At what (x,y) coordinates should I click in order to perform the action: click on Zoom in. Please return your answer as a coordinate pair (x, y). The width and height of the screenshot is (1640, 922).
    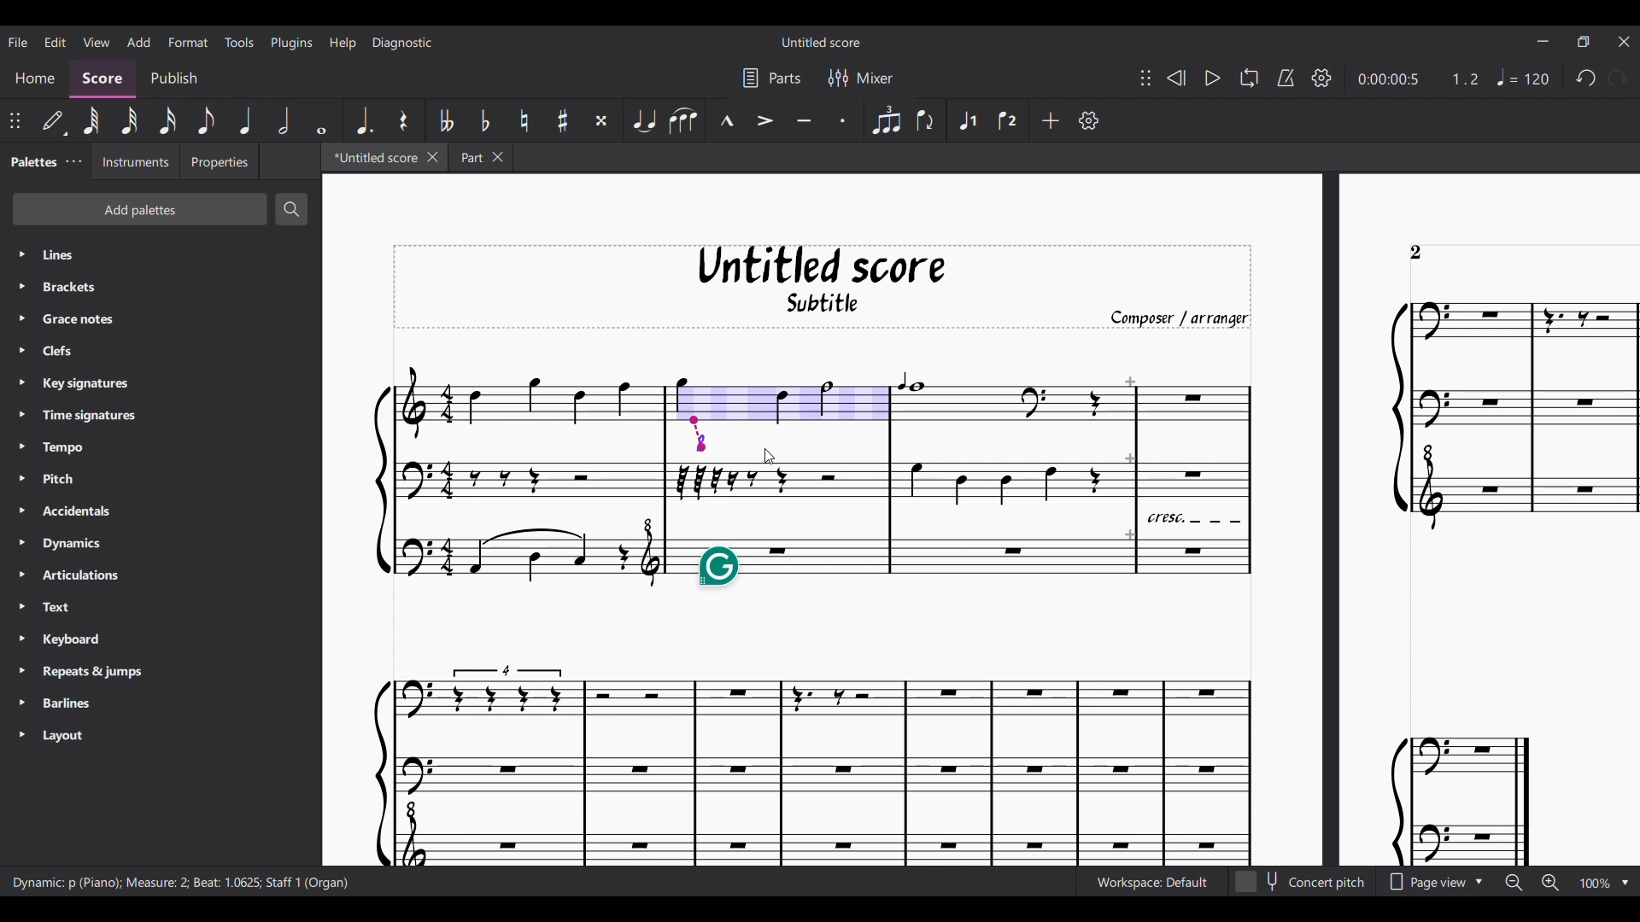
    Looking at the image, I should click on (1550, 883).